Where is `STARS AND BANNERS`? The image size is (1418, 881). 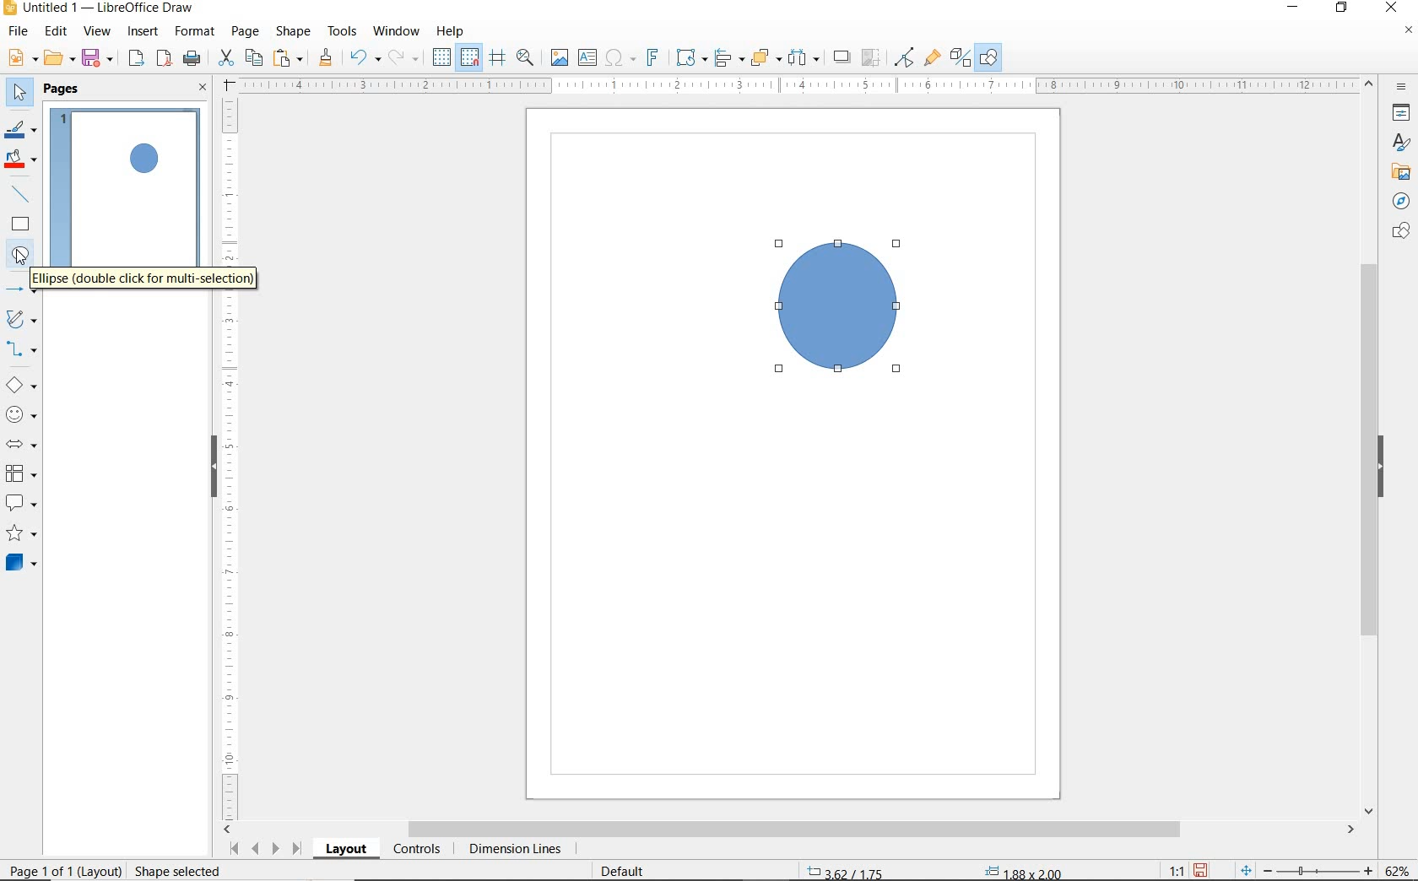
STARS AND BANNERS is located at coordinates (21, 535).